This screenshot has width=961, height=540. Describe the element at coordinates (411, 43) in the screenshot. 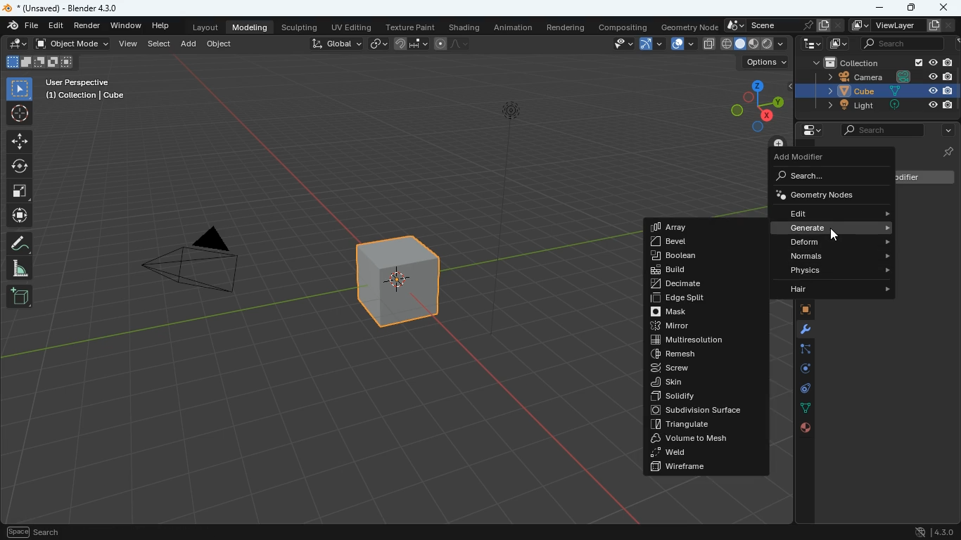

I see `join` at that location.